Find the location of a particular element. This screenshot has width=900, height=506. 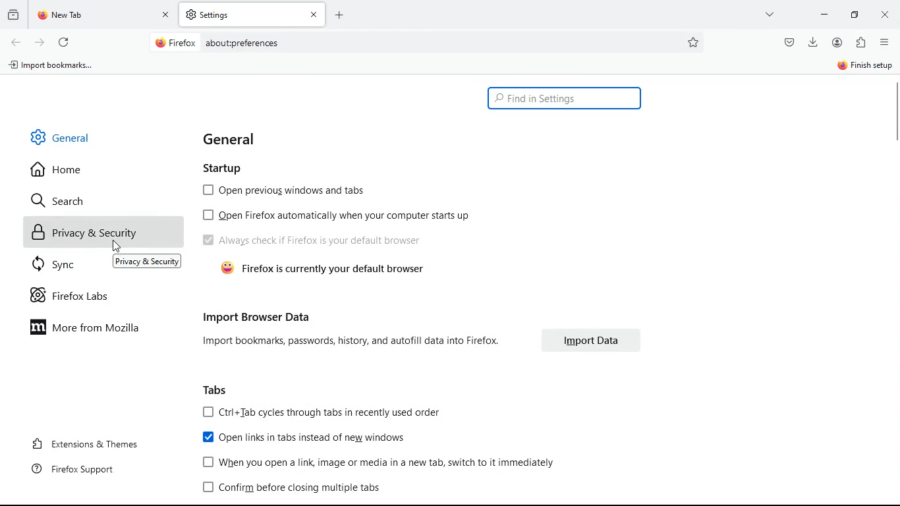

scroll bar is located at coordinates (894, 112).